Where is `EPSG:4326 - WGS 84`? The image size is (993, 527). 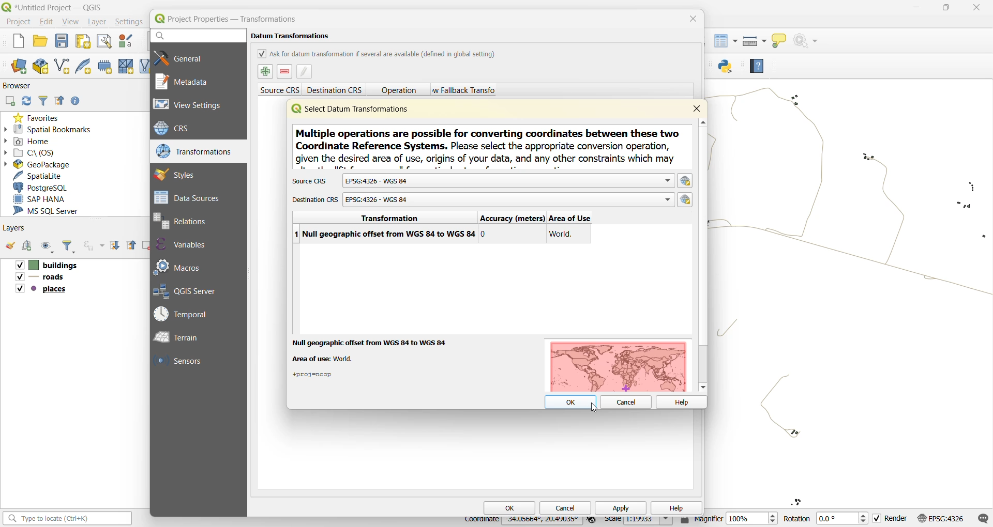 EPSG:4326 - WGS 84 is located at coordinates (509, 199).